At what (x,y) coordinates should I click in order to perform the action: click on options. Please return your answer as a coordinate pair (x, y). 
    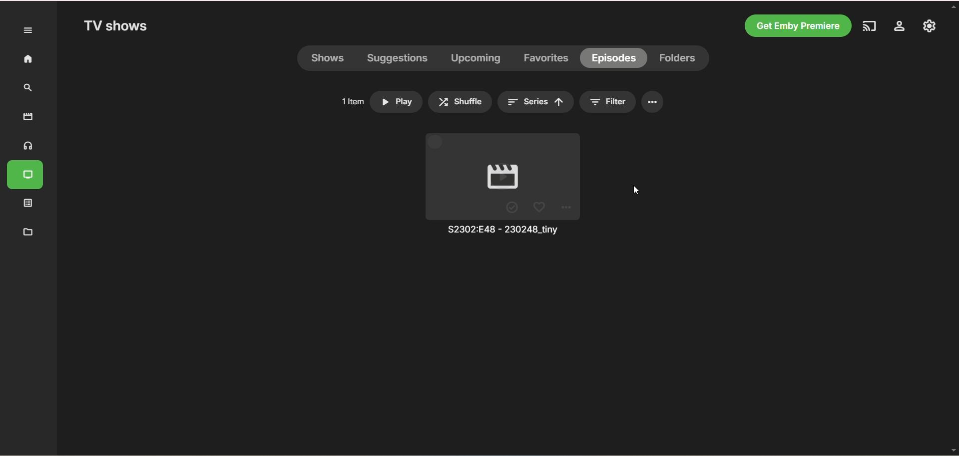
    Looking at the image, I should click on (567, 207).